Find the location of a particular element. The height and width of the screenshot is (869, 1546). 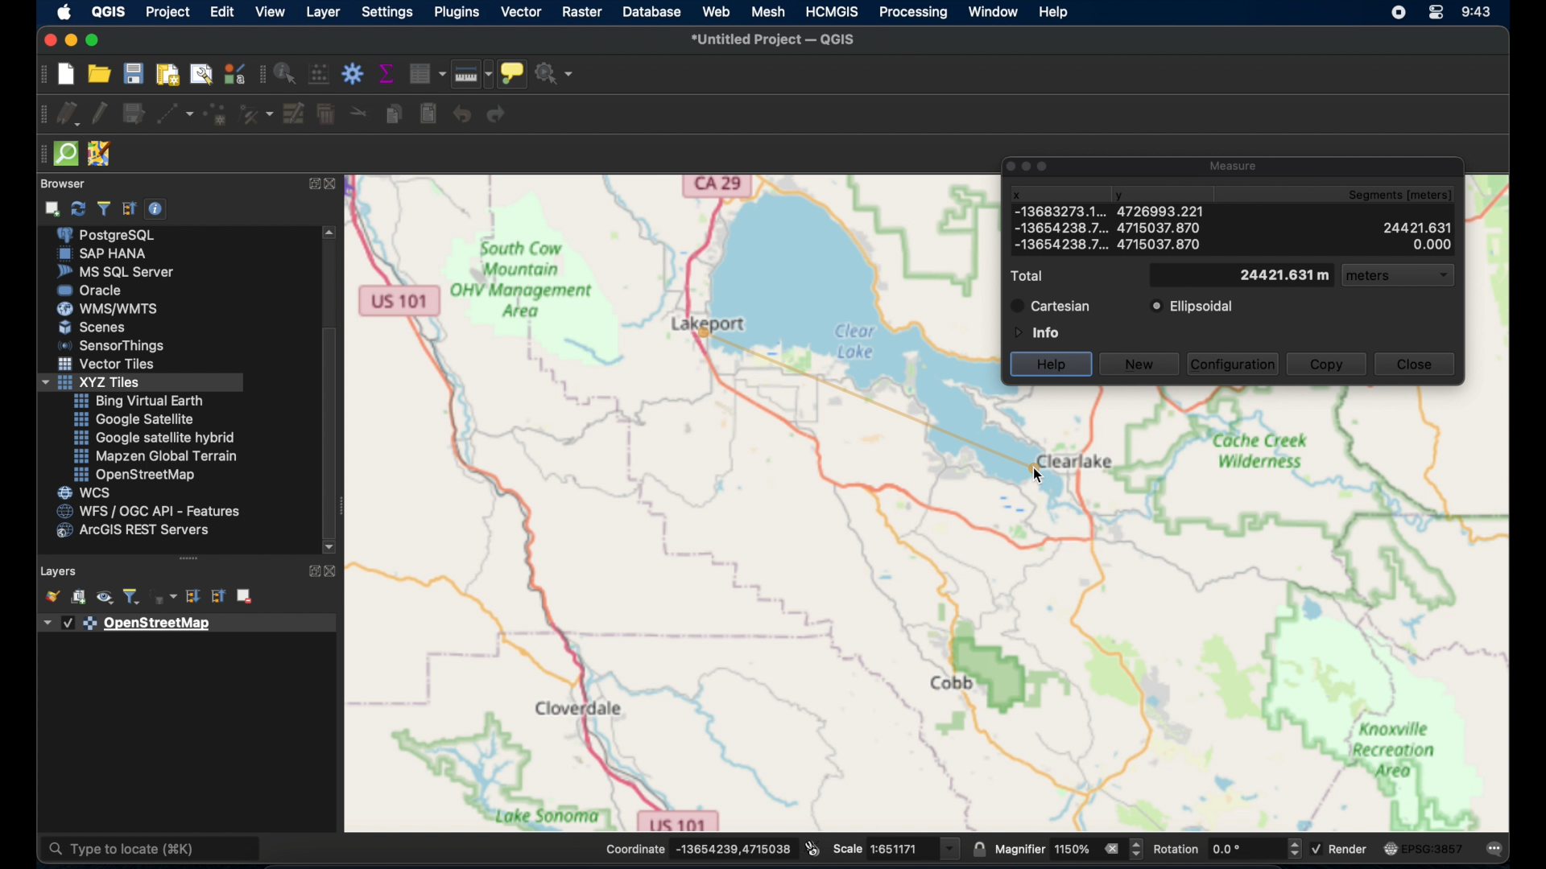

info radio button is located at coordinates (1035, 332).